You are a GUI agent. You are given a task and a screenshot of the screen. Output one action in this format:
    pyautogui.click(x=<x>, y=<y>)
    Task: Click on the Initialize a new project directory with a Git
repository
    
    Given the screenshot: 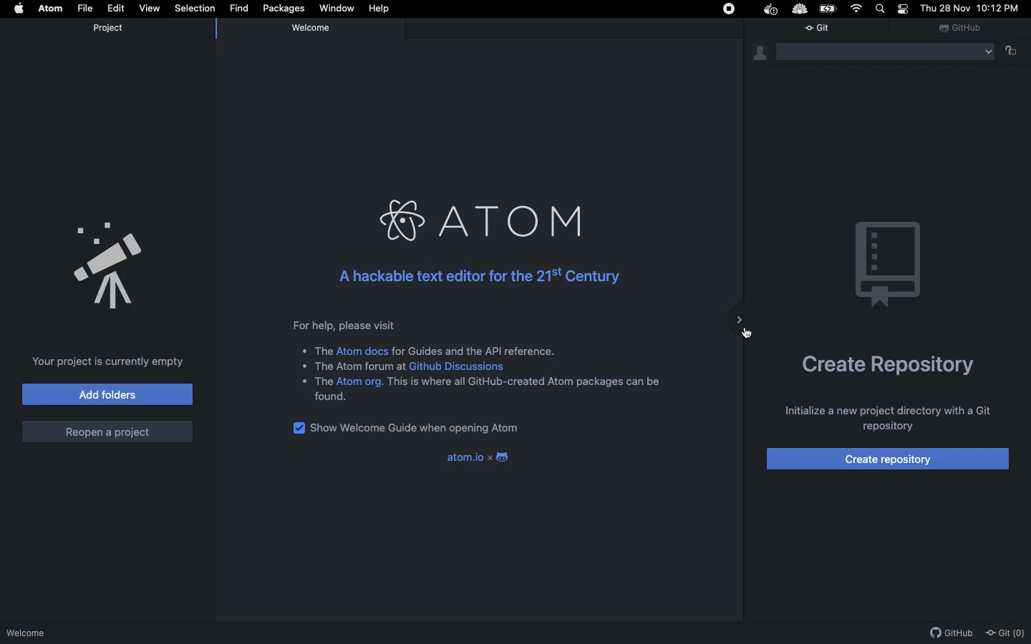 What is the action you would take?
    pyautogui.click(x=889, y=417)
    